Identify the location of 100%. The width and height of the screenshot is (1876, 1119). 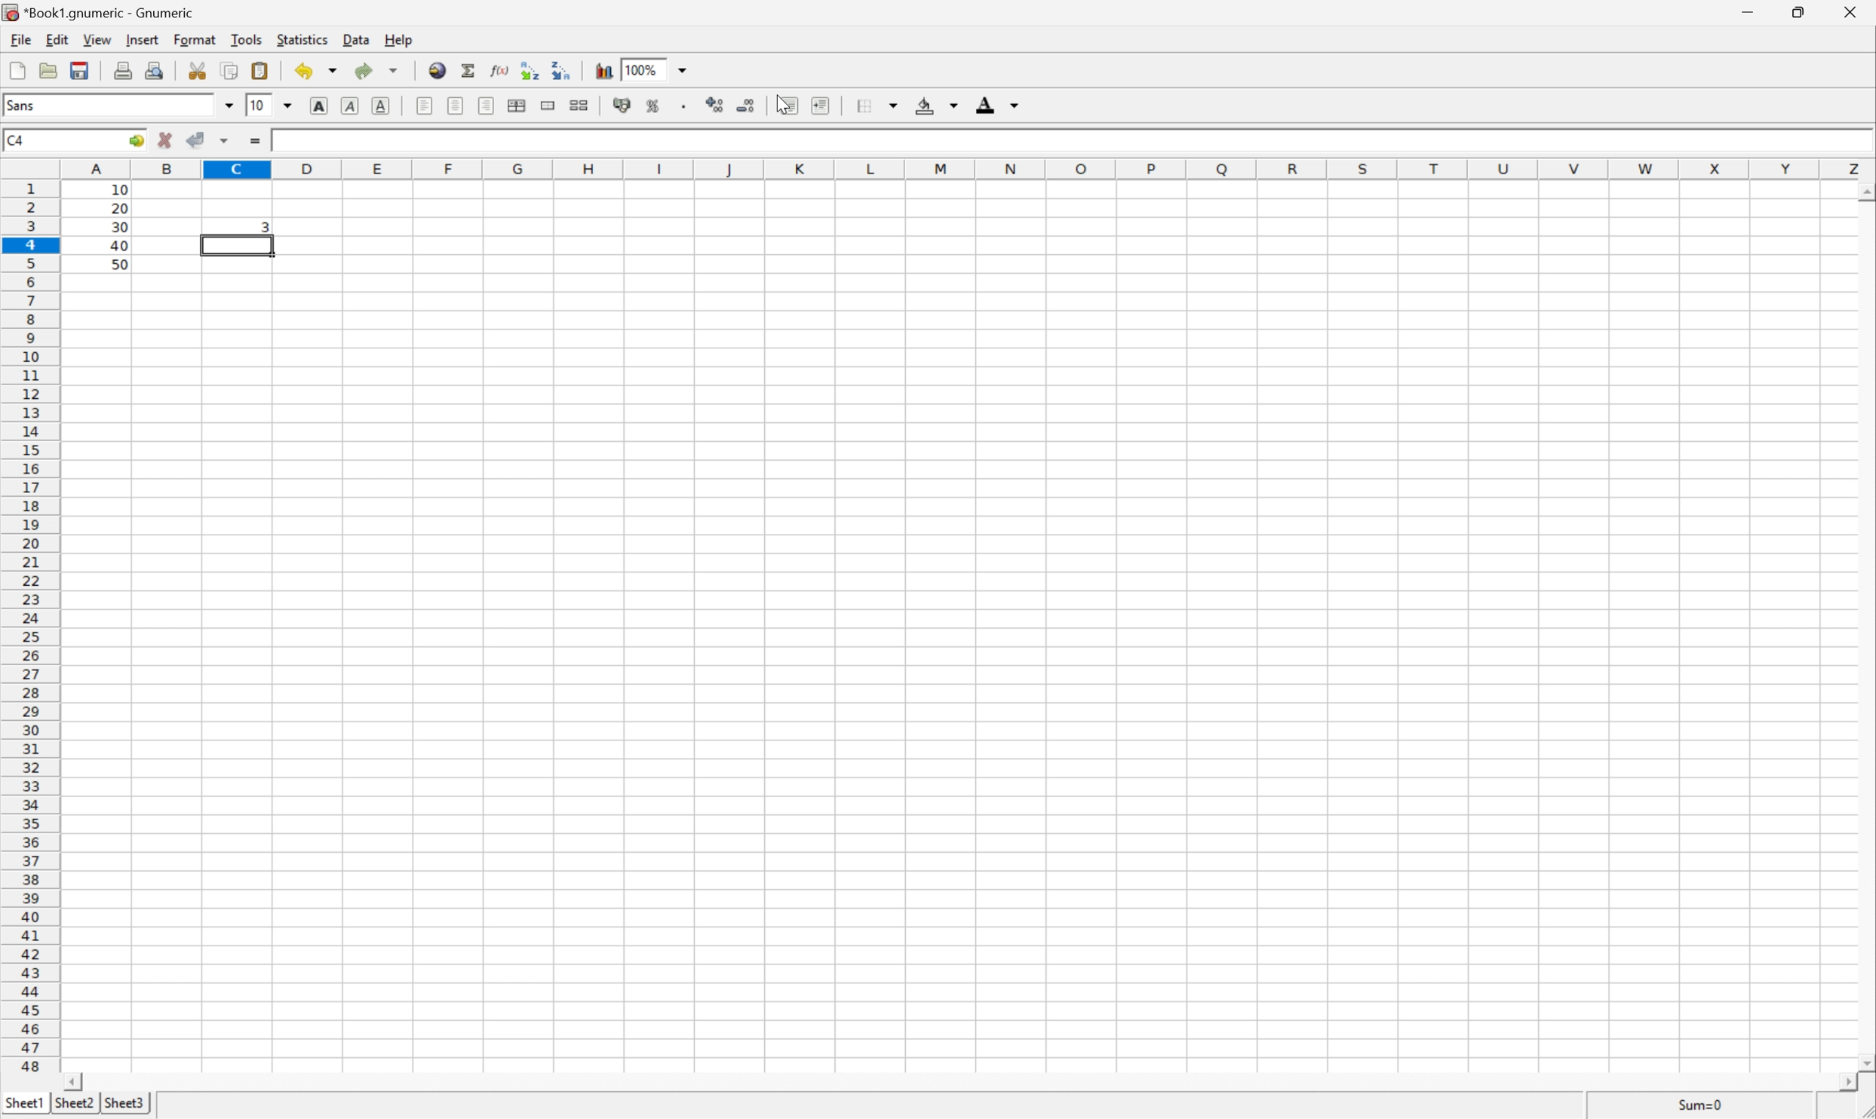
(641, 68).